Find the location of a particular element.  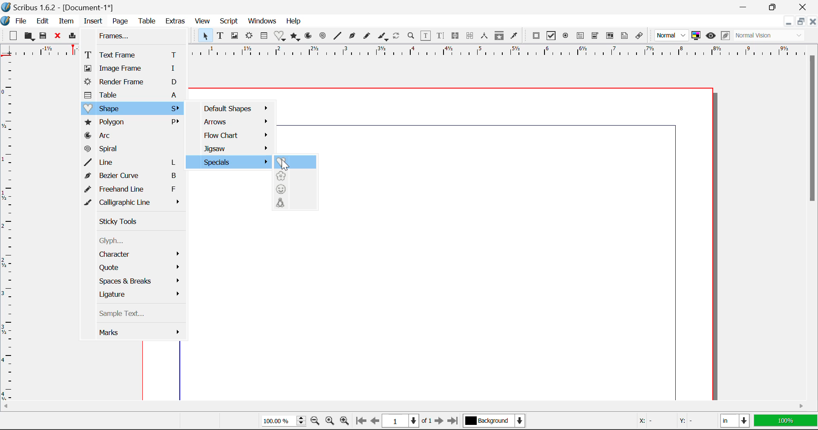

Open is located at coordinates (30, 36).